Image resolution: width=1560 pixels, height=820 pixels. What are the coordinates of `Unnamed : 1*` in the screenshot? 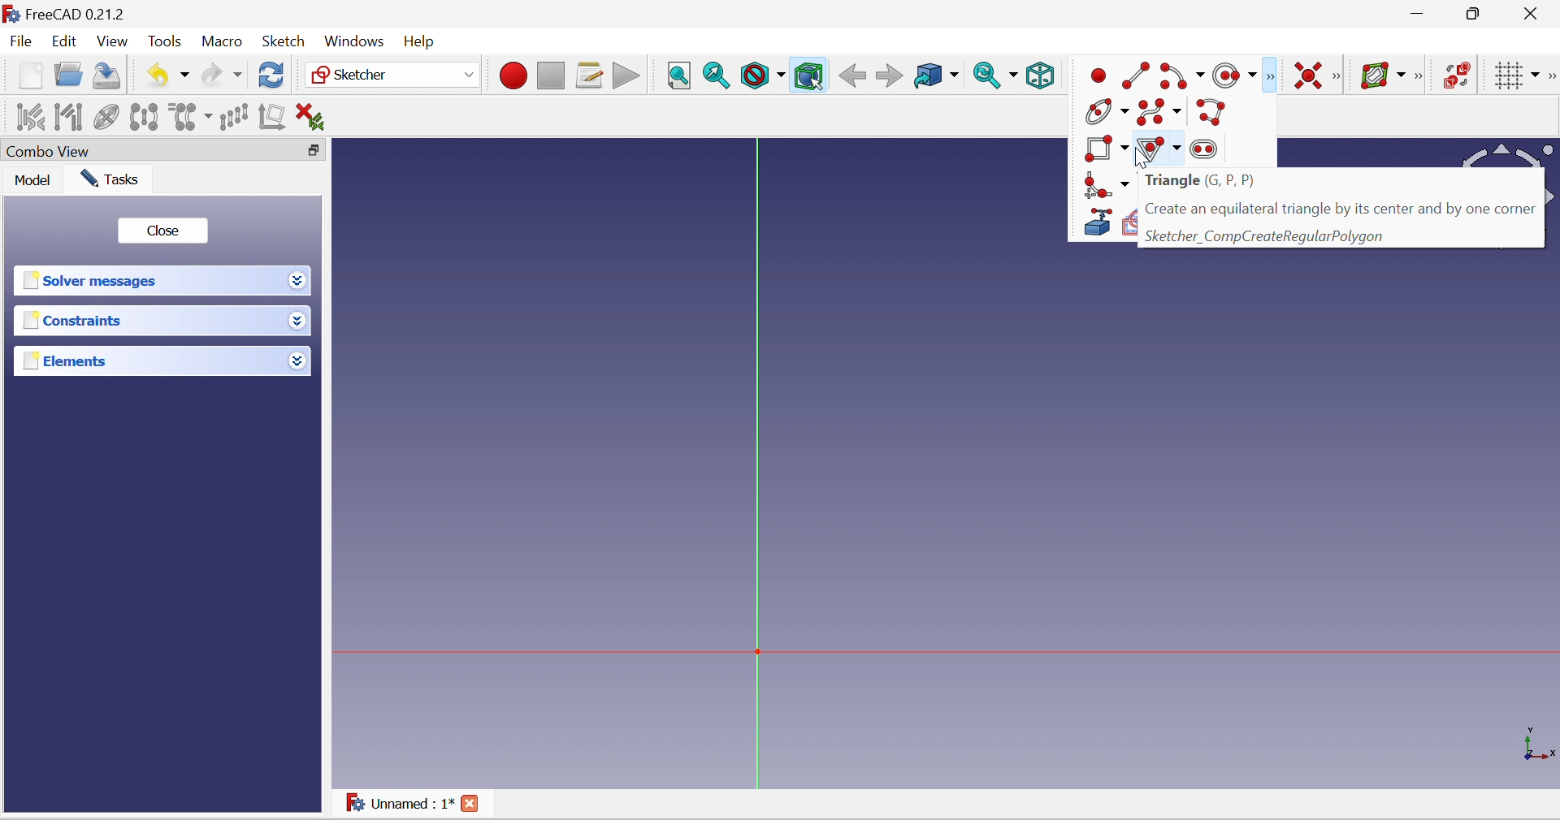 It's located at (401, 801).